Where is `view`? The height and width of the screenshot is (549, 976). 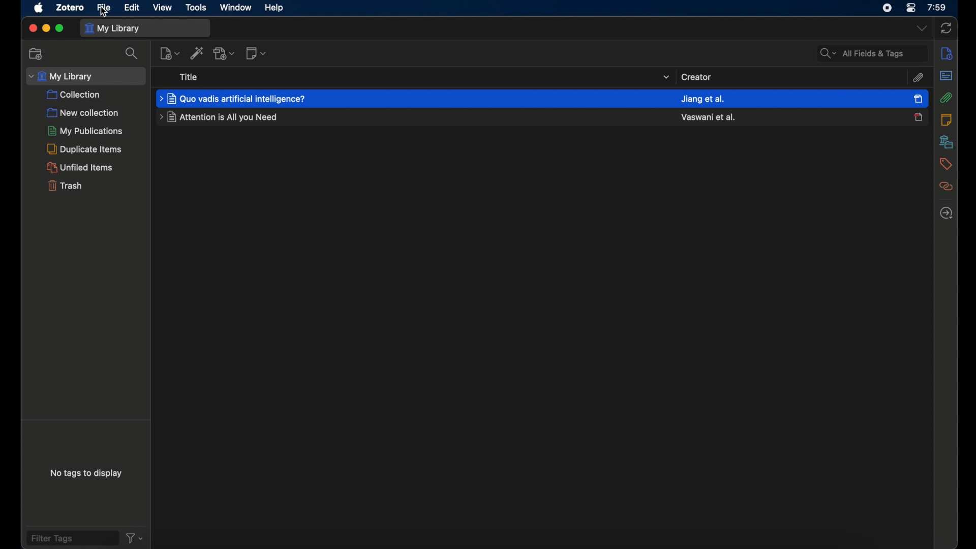 view is located at coordinates (163, 7).